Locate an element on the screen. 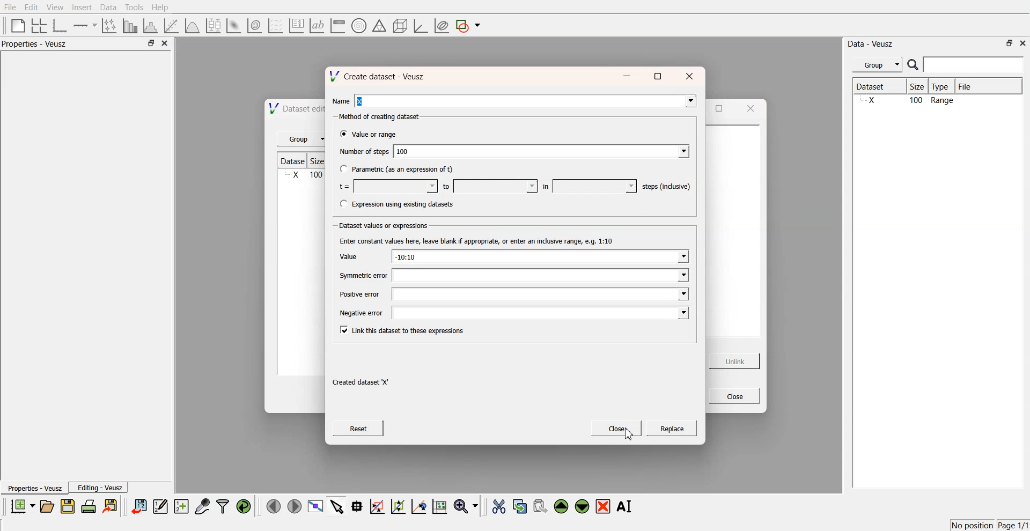 Image resolution: width=1030 pixels, height=531 pixels. cursor is located at coordinates (629, 437).